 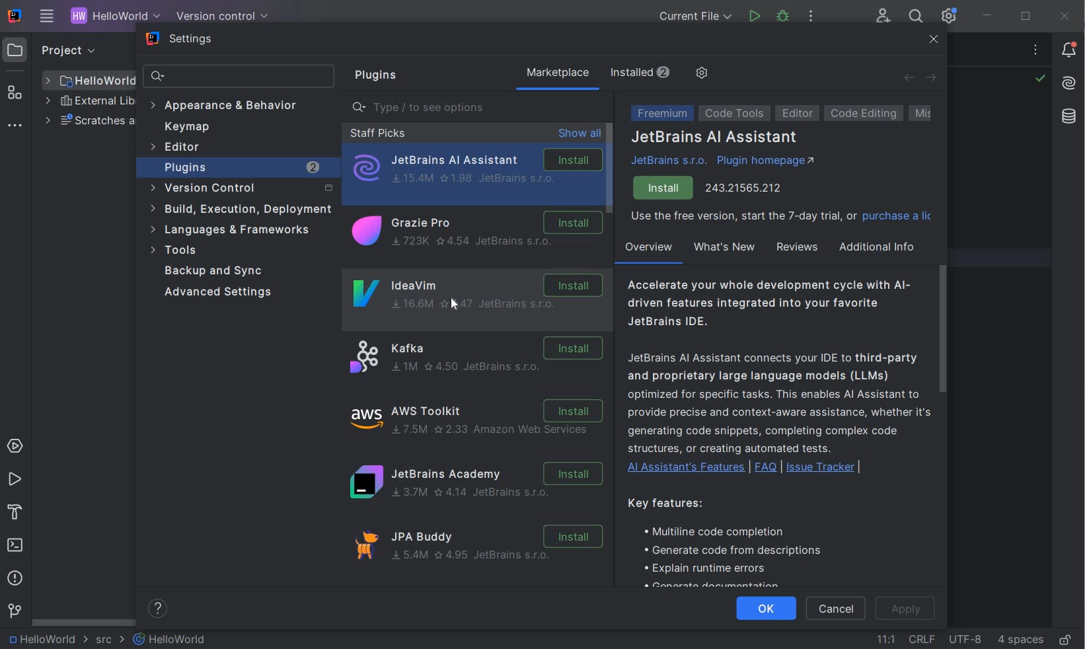 I want to click on GO TO LINE, so click(x=886, y=637).